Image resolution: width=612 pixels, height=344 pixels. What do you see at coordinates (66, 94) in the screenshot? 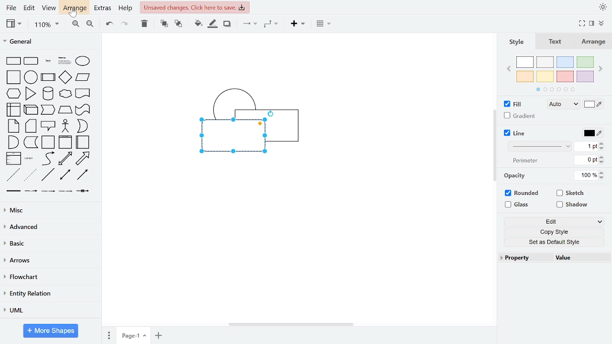
I see `cloud` at bounding box center [66, 94].